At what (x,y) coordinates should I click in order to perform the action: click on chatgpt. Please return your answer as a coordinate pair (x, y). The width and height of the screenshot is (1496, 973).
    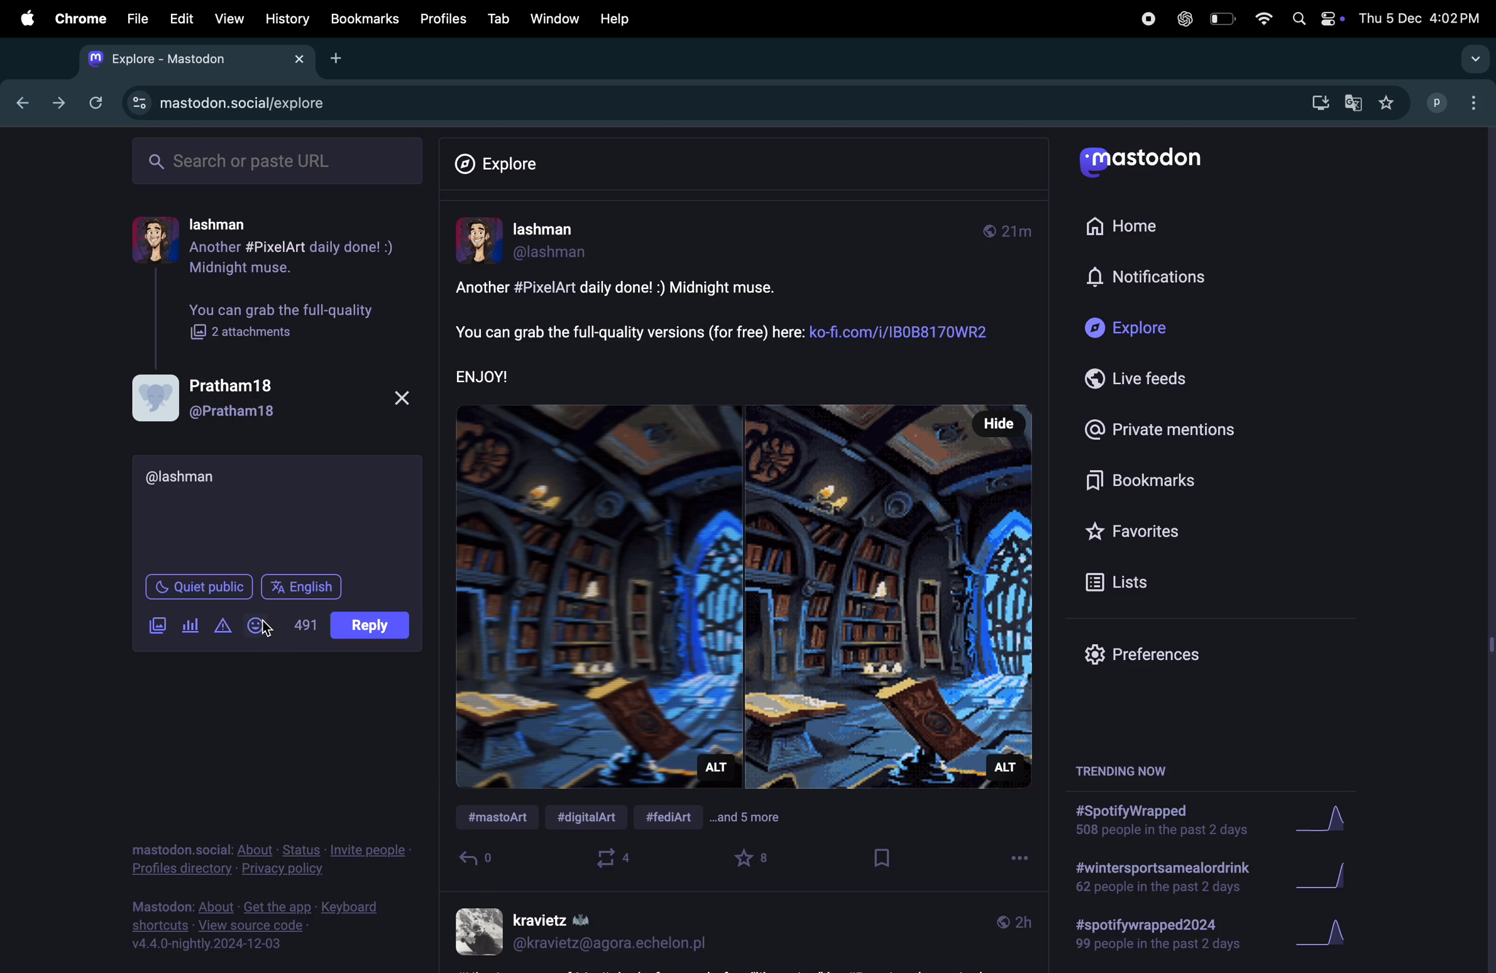
    Looking at the image, I should click on (1183, 20).